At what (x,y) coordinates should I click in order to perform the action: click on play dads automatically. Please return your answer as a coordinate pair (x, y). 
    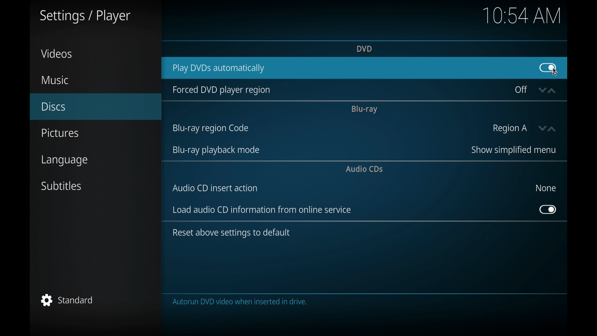
    Looking at the image, I should click on (218, 69).